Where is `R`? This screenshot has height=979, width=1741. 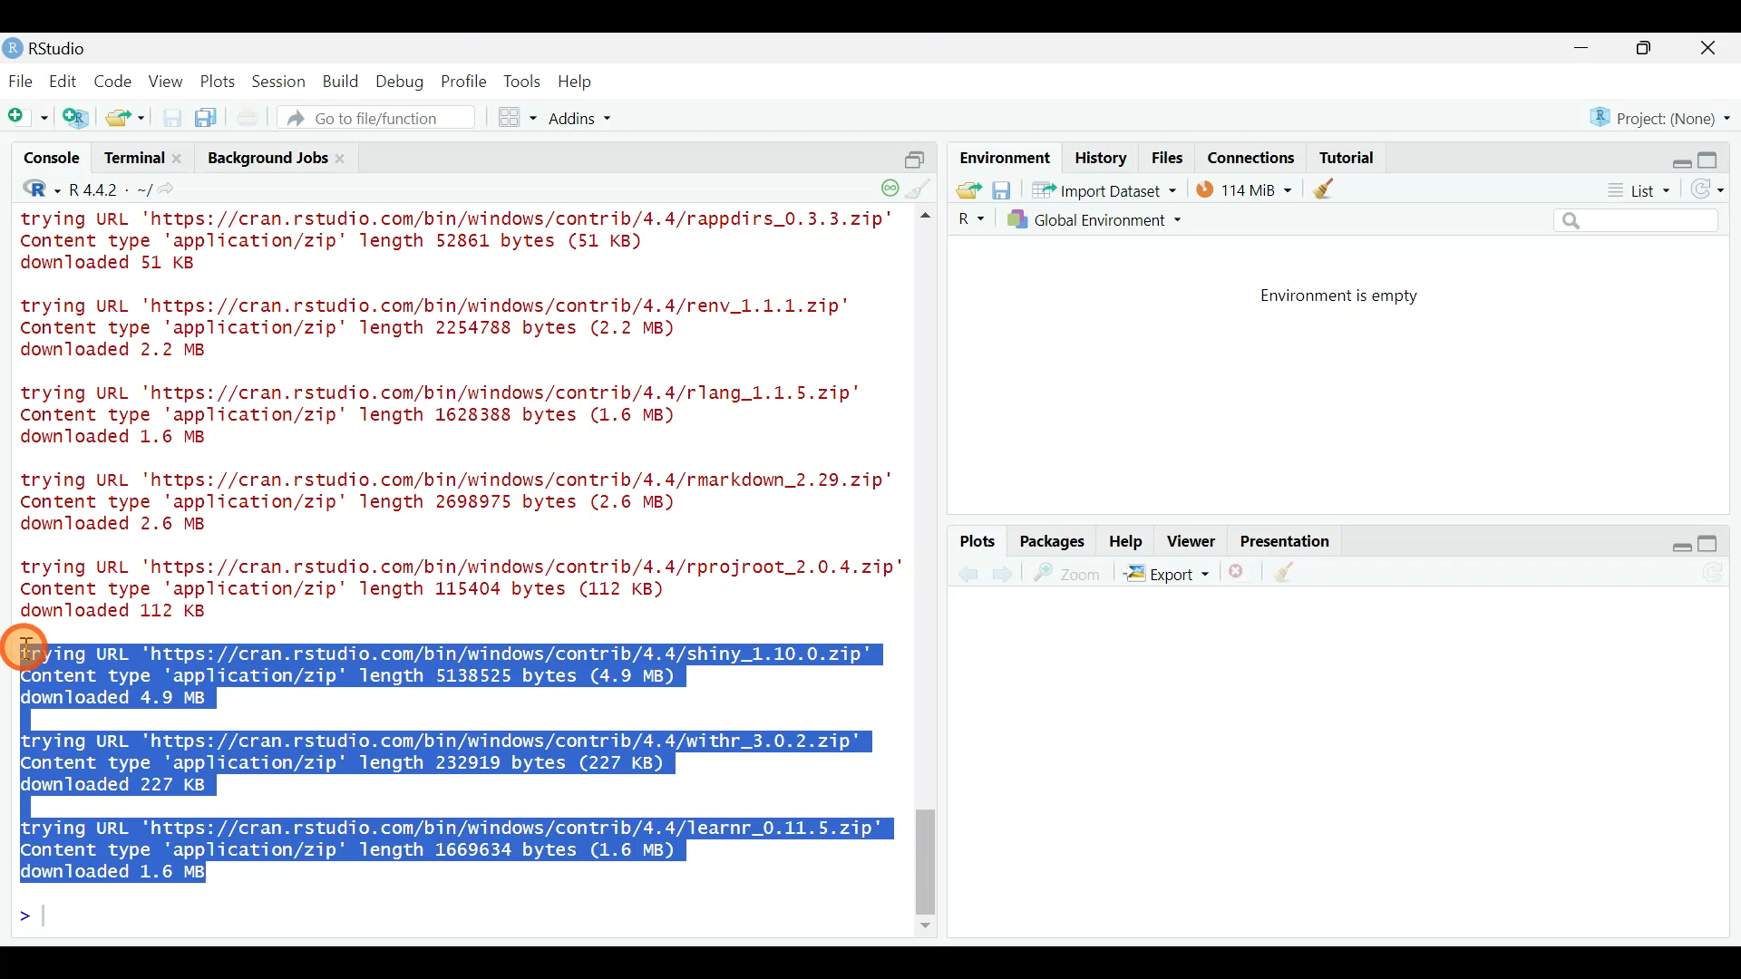 R is located at coordinates (968, 219).